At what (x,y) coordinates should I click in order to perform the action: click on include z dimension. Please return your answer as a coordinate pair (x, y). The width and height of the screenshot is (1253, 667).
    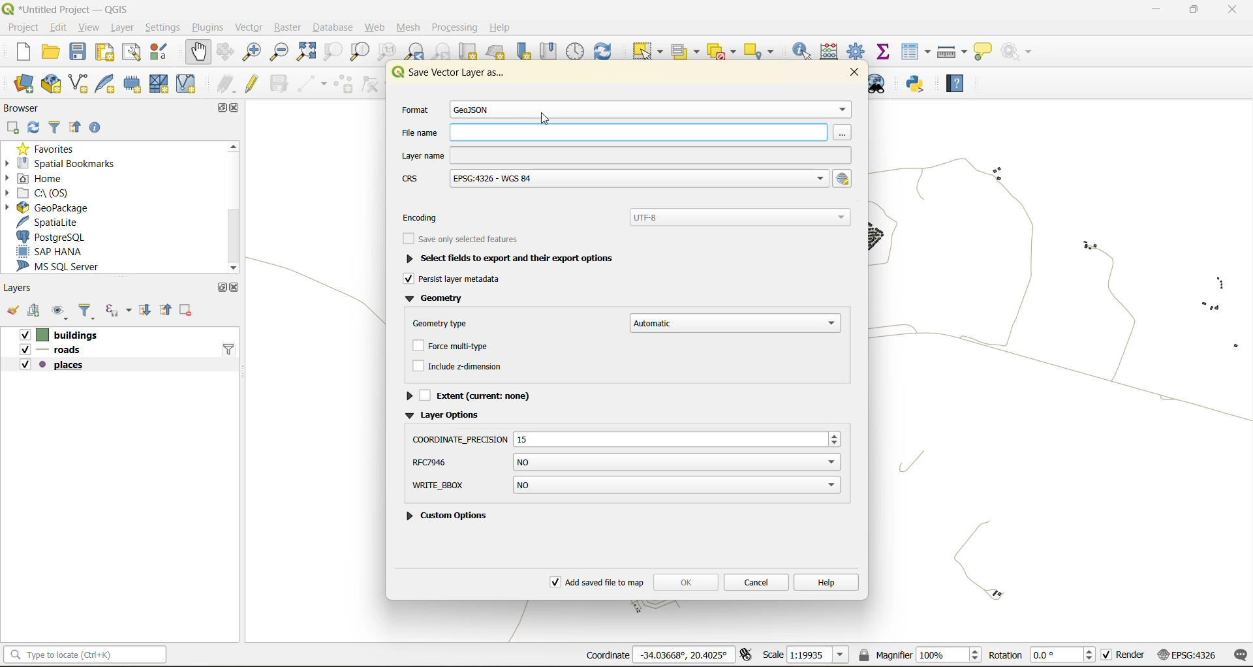
    Looking at the image, I should click on (454, 365).